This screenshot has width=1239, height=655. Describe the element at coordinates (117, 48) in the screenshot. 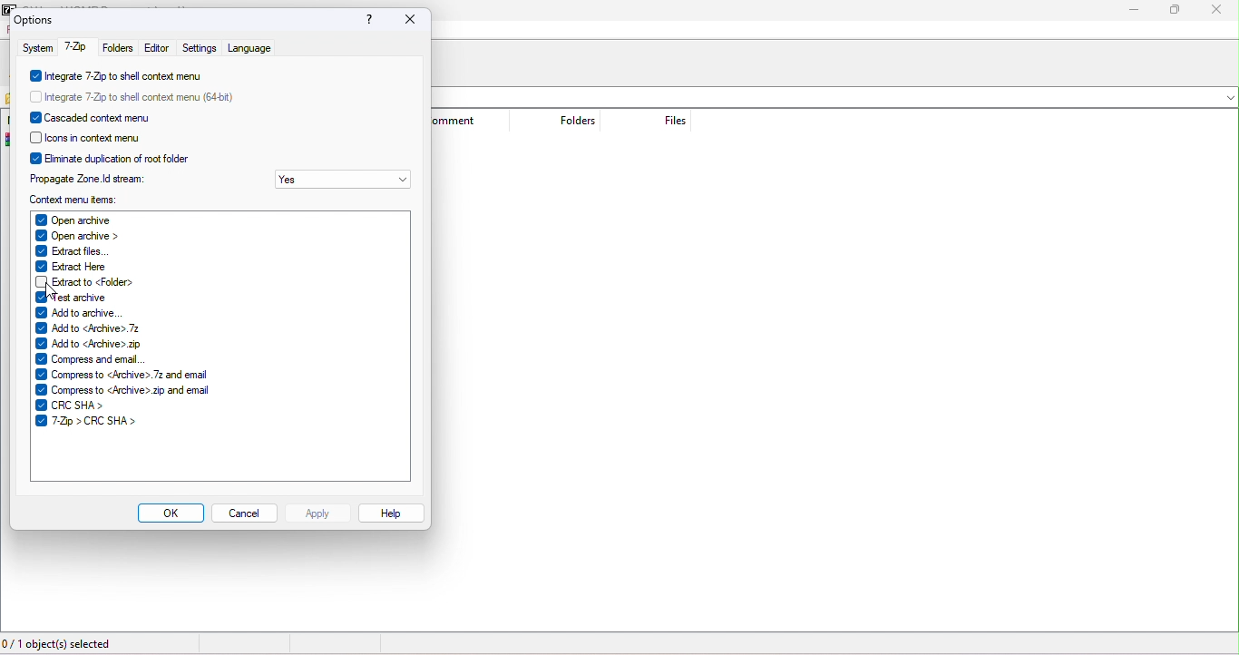

I see `folders` at that location.